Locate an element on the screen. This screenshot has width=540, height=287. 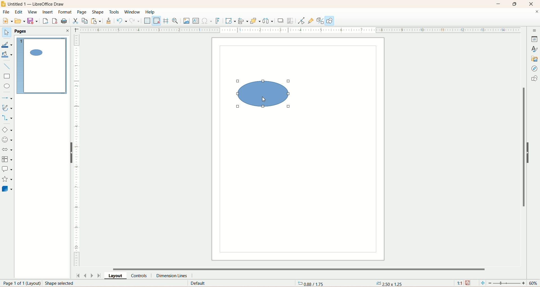
clone formatting is located at coordinates (110, 21).